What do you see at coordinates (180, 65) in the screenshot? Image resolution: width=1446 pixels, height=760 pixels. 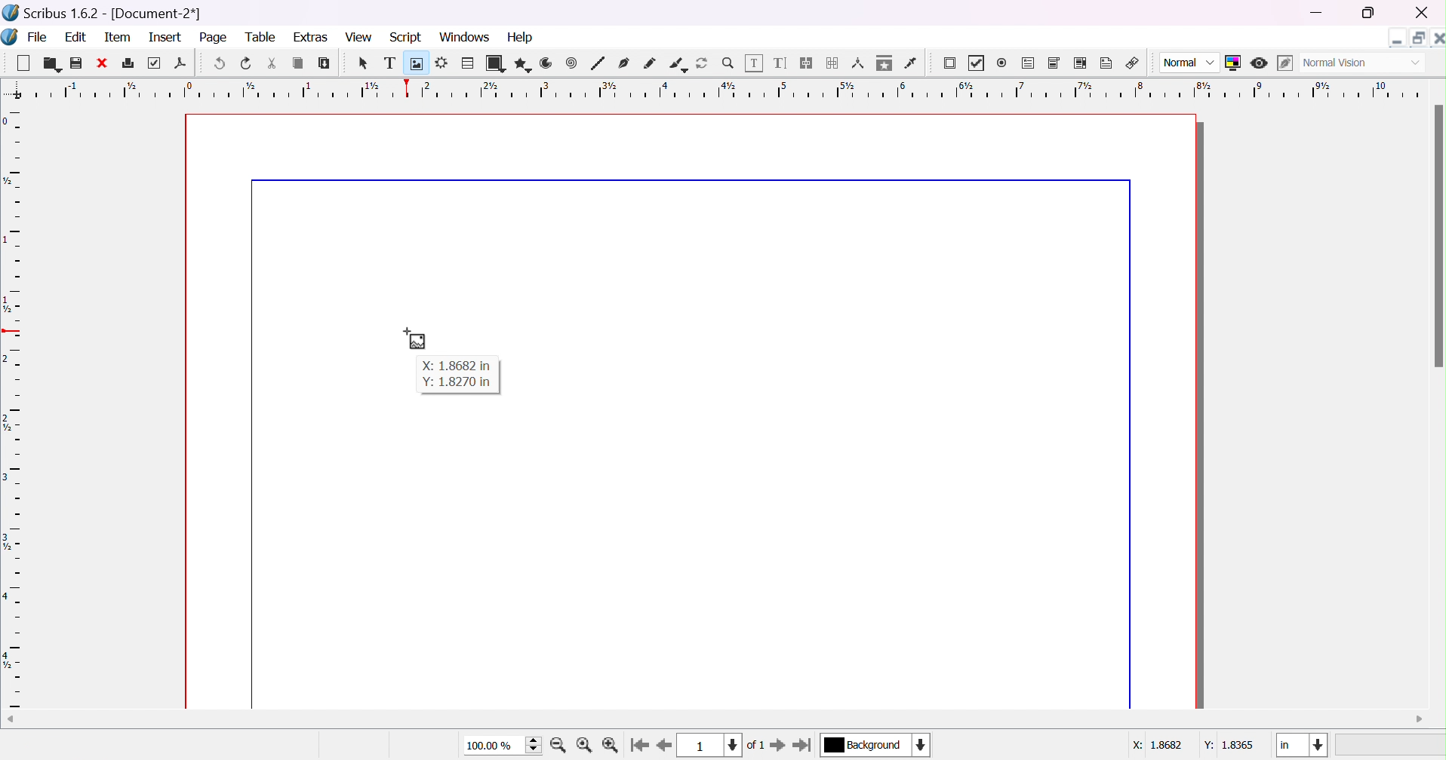 I see `save as PDF` at bounding box center [180, 65].